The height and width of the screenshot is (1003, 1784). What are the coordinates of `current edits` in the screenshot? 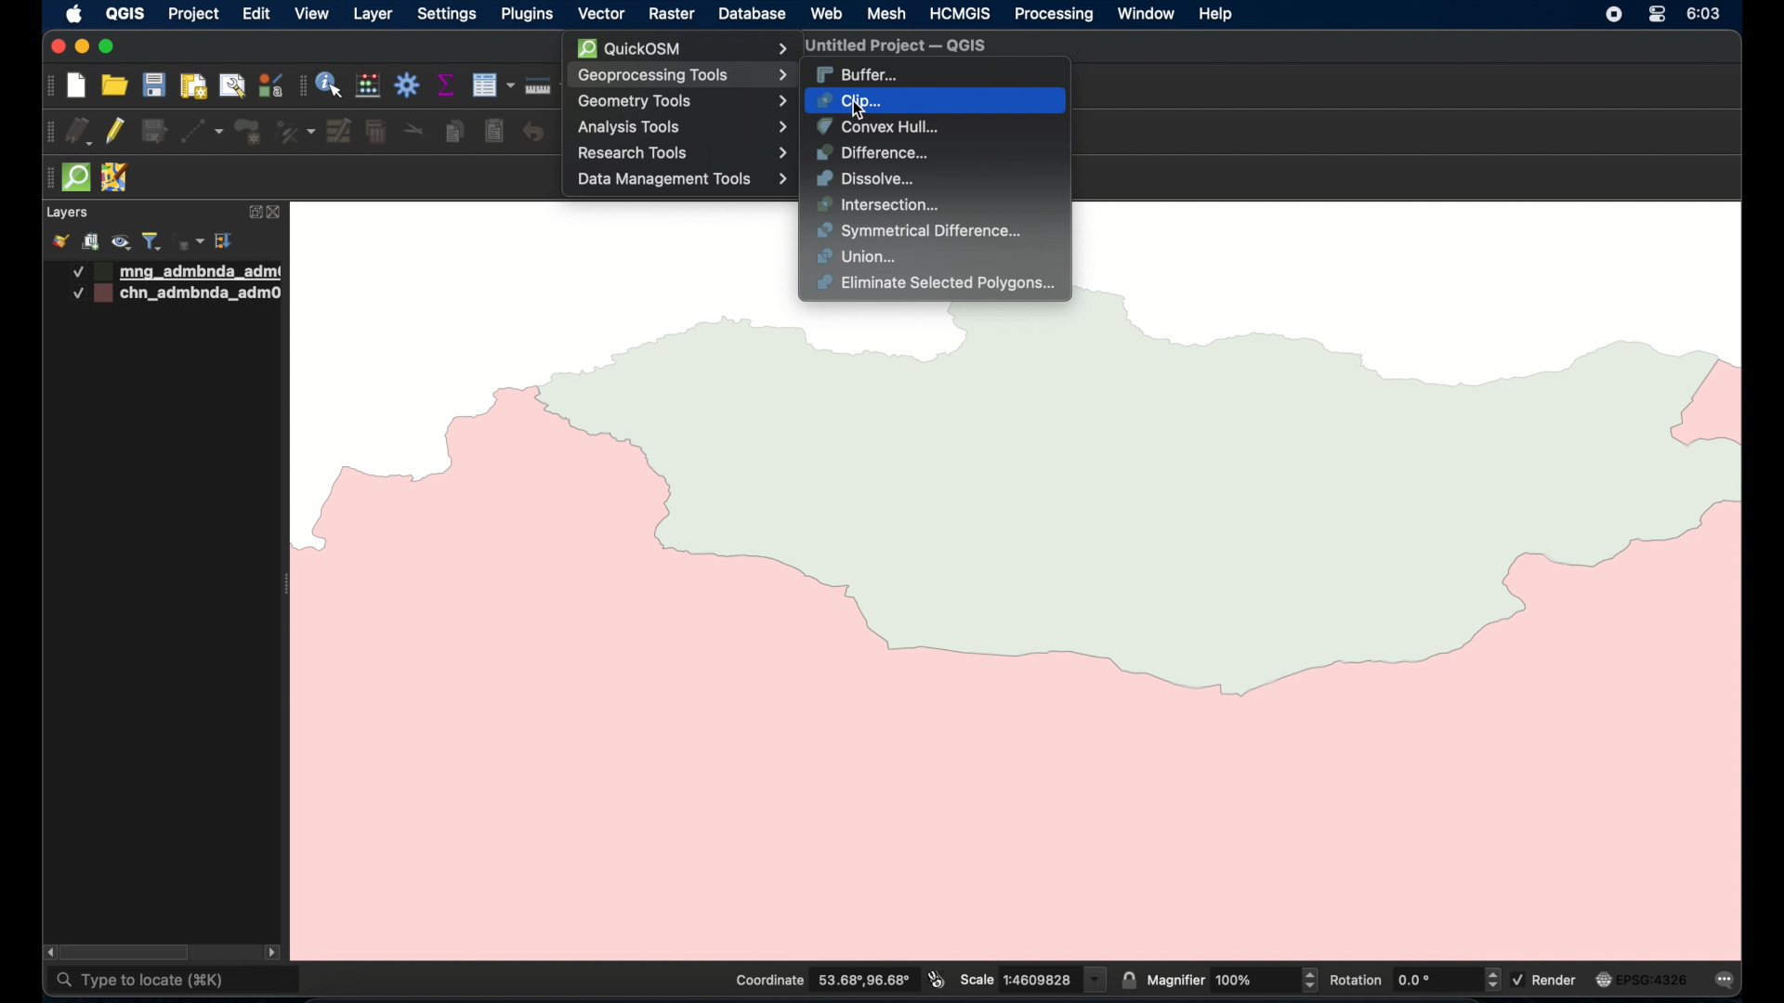 It's located at (80, 132).